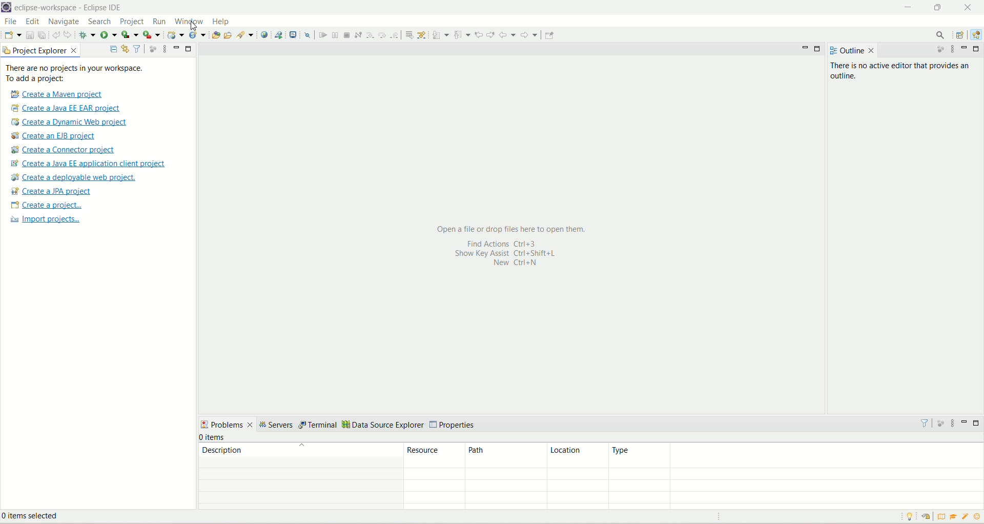 The width and height of the screenshot is (984, 524). What do you see at coordinates (54, 94) in the screenshot?
I see `create a Maven project` at bounding box center [54, 94].